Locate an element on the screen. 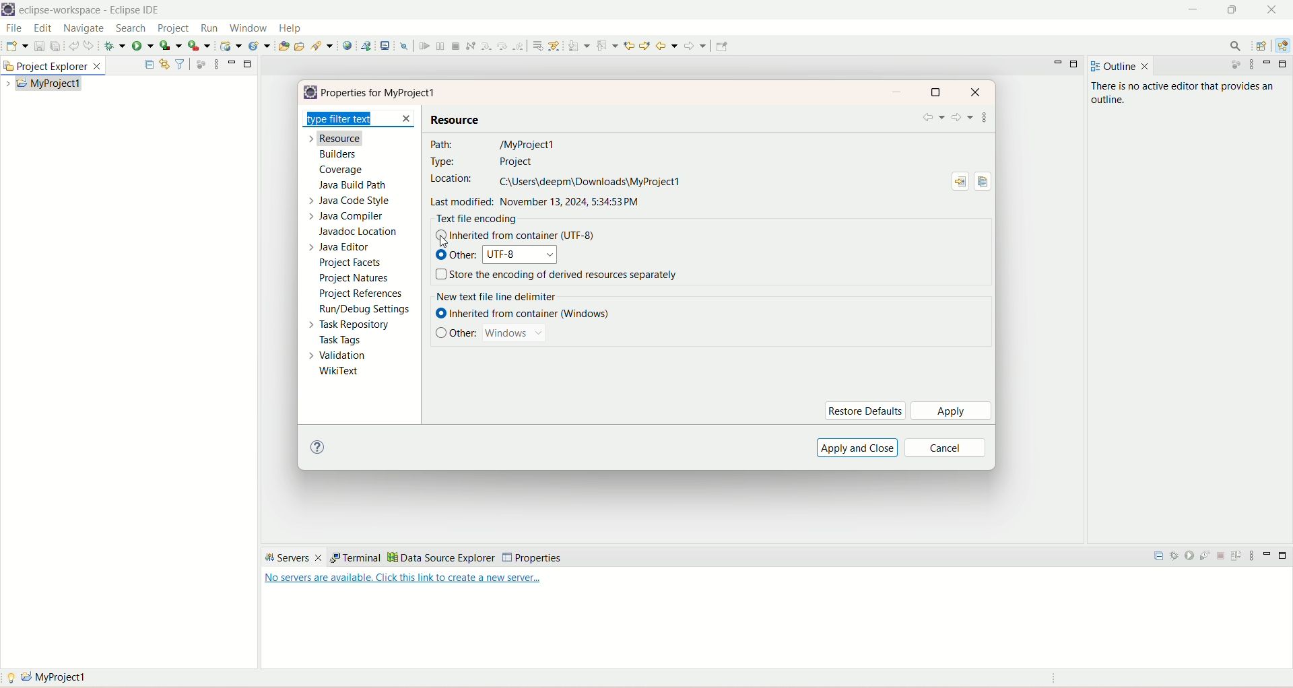  coverage is located at coordinates (170, 46).